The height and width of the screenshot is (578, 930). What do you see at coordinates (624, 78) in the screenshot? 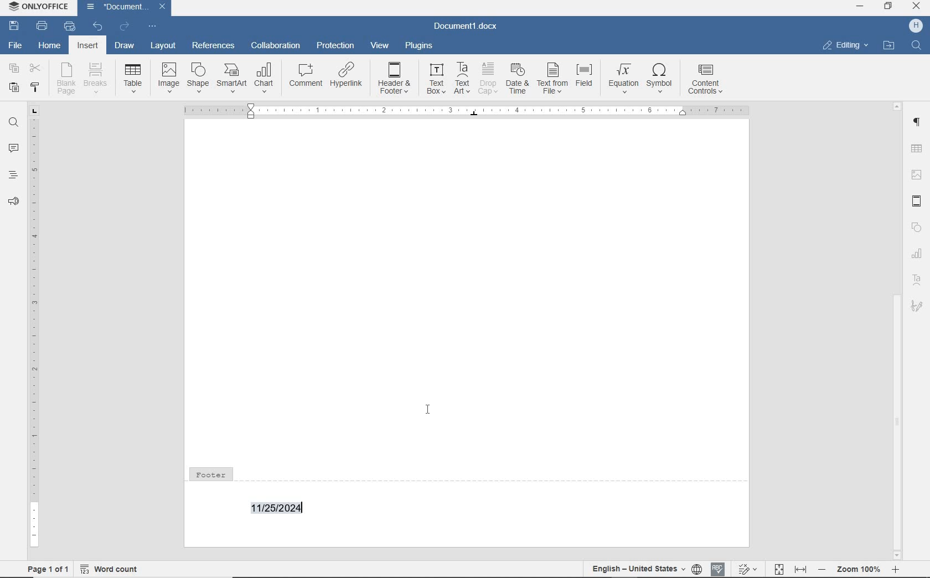
I see `equation` at bounding box center [624, 78].